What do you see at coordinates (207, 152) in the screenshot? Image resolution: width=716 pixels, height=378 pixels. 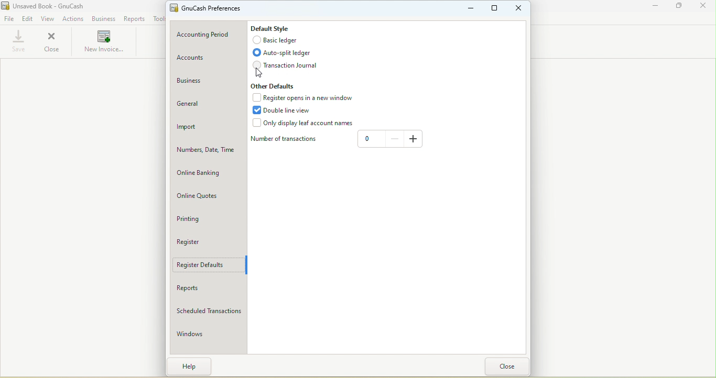 I see `Numbers, Date, Time` at bounding box center [207, 152].